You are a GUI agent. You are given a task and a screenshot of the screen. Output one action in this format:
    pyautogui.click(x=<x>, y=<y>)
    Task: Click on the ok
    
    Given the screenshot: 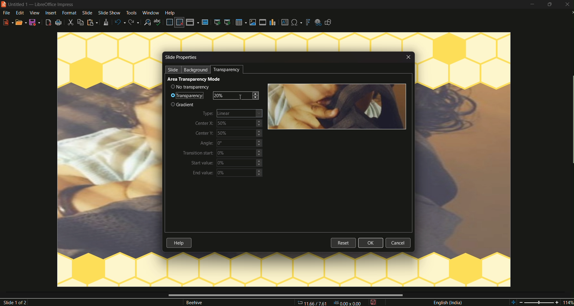 What is the action you would take?
    pyautogui.click(x=371, y=243)
    